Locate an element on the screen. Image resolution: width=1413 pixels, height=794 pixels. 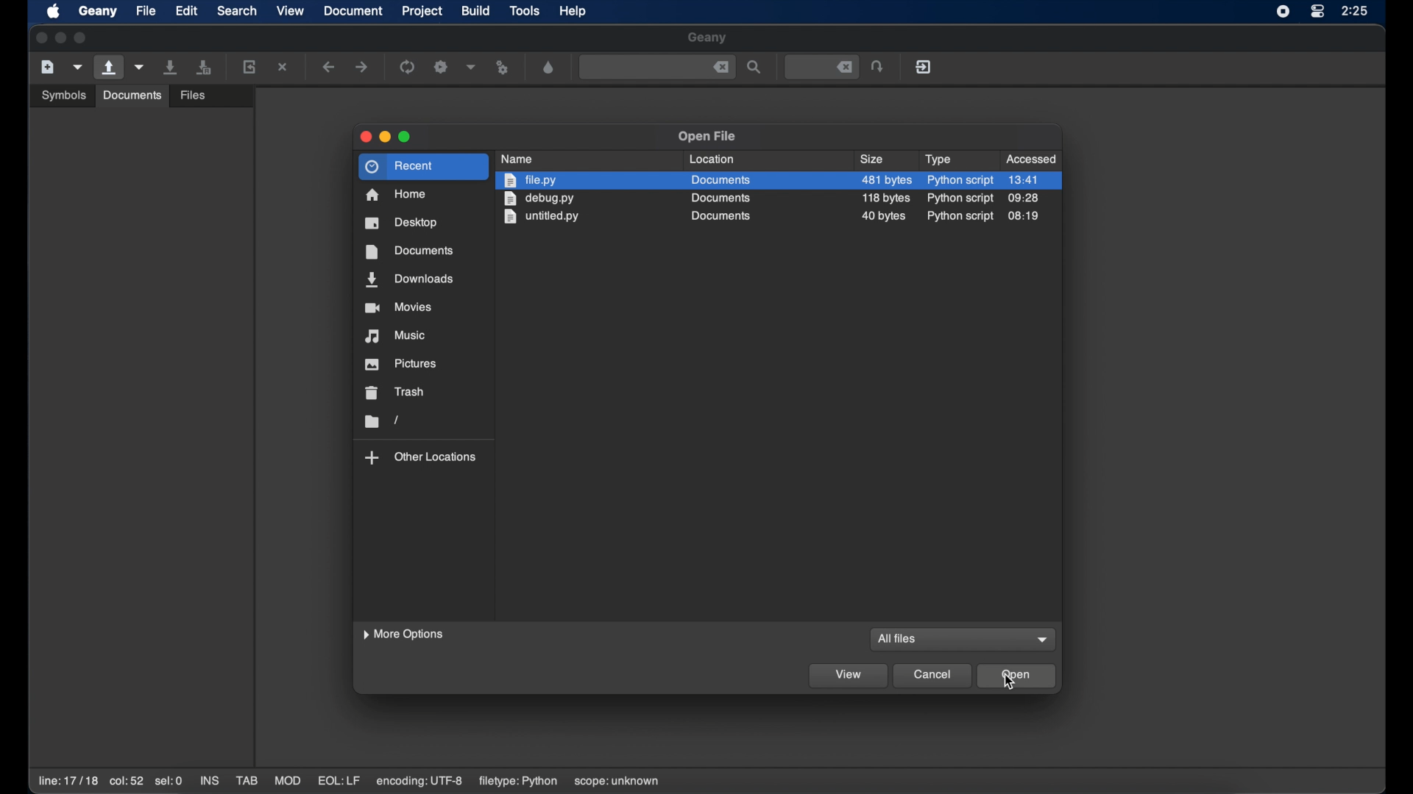
sel:0 is located at coordinates (169, 781).